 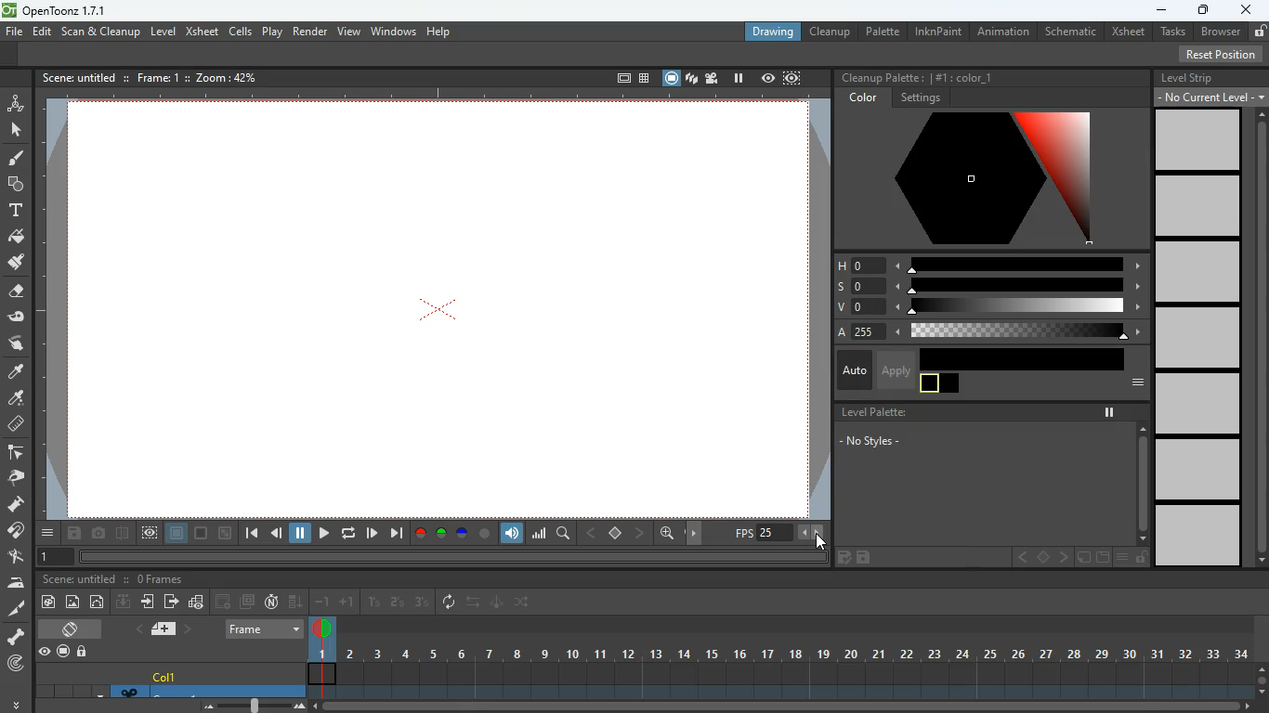 What do you see at coordinates (1017, 558) in the screenshot?
I see `left` at bounding box center [1017, 558].